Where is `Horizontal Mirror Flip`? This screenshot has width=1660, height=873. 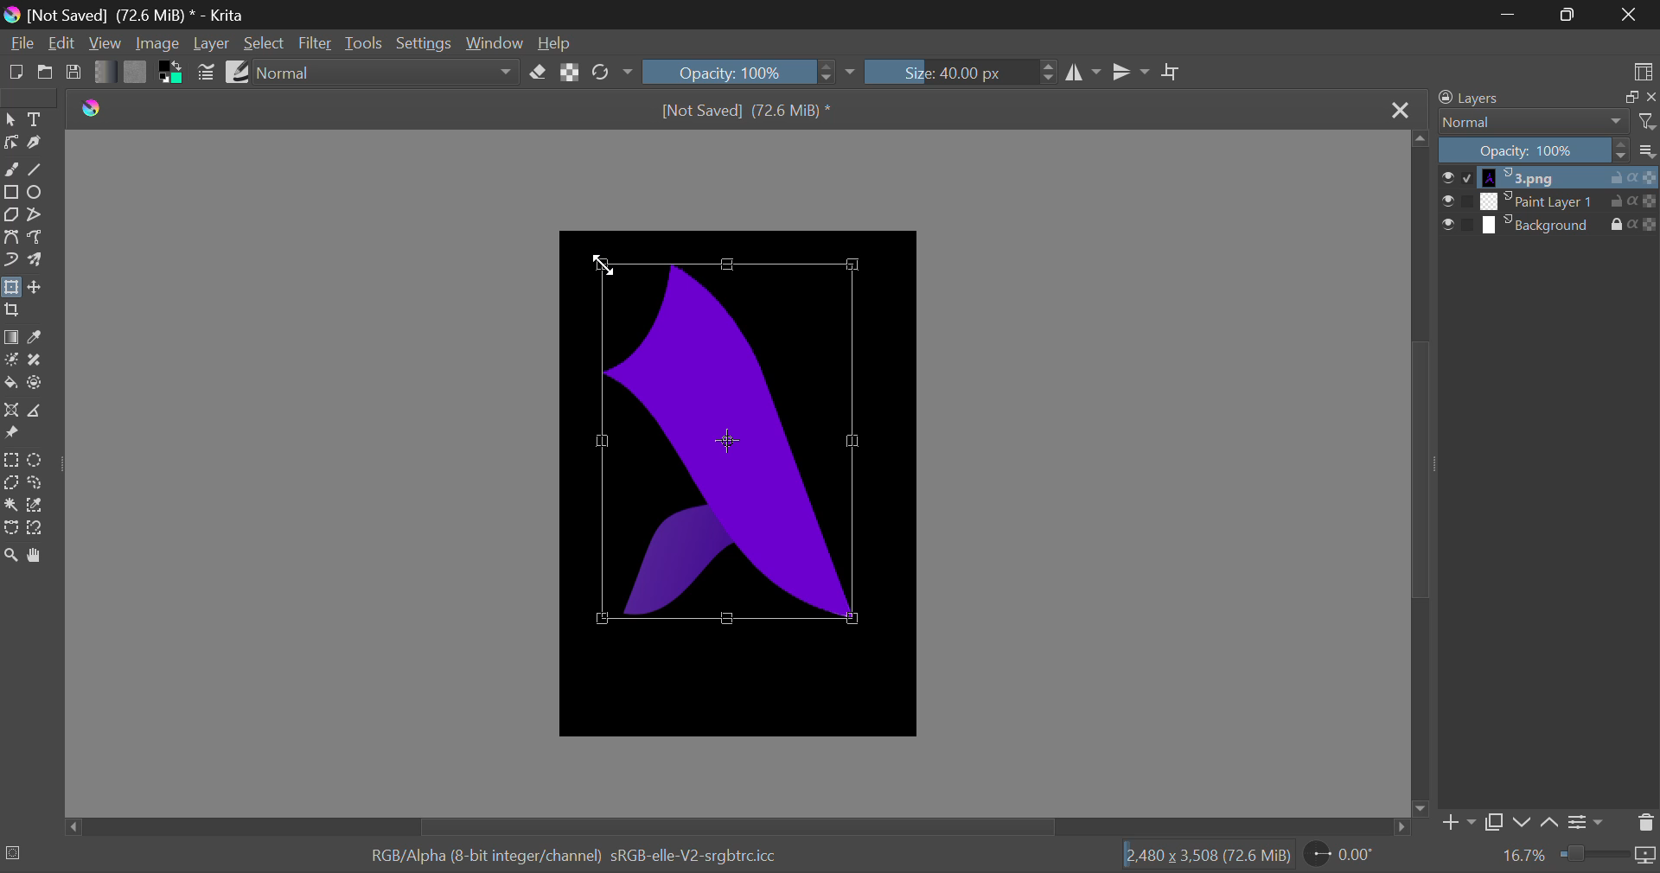 Horizontal Mirror Flip is located at coordinates (1132, 72).